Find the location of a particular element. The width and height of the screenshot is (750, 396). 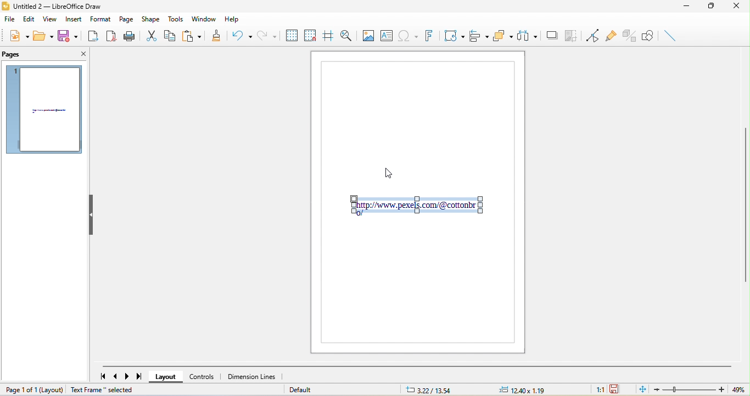

default is located at coordinates (307, 389).